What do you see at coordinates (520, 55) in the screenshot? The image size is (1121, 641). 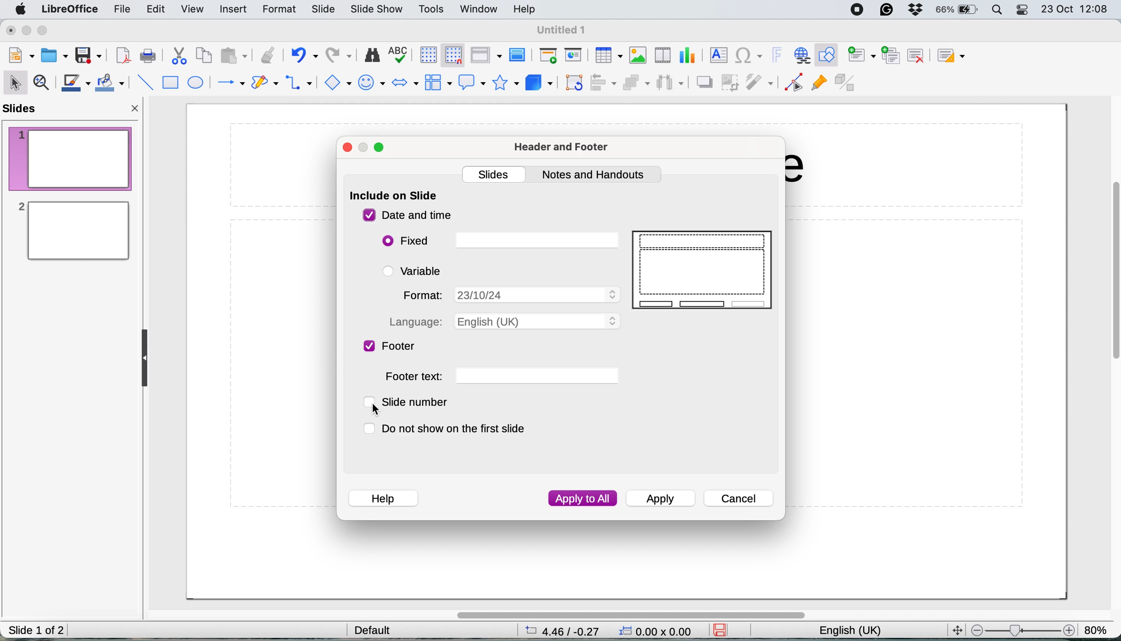 I see `master slide` at bounding box center [520, 55].